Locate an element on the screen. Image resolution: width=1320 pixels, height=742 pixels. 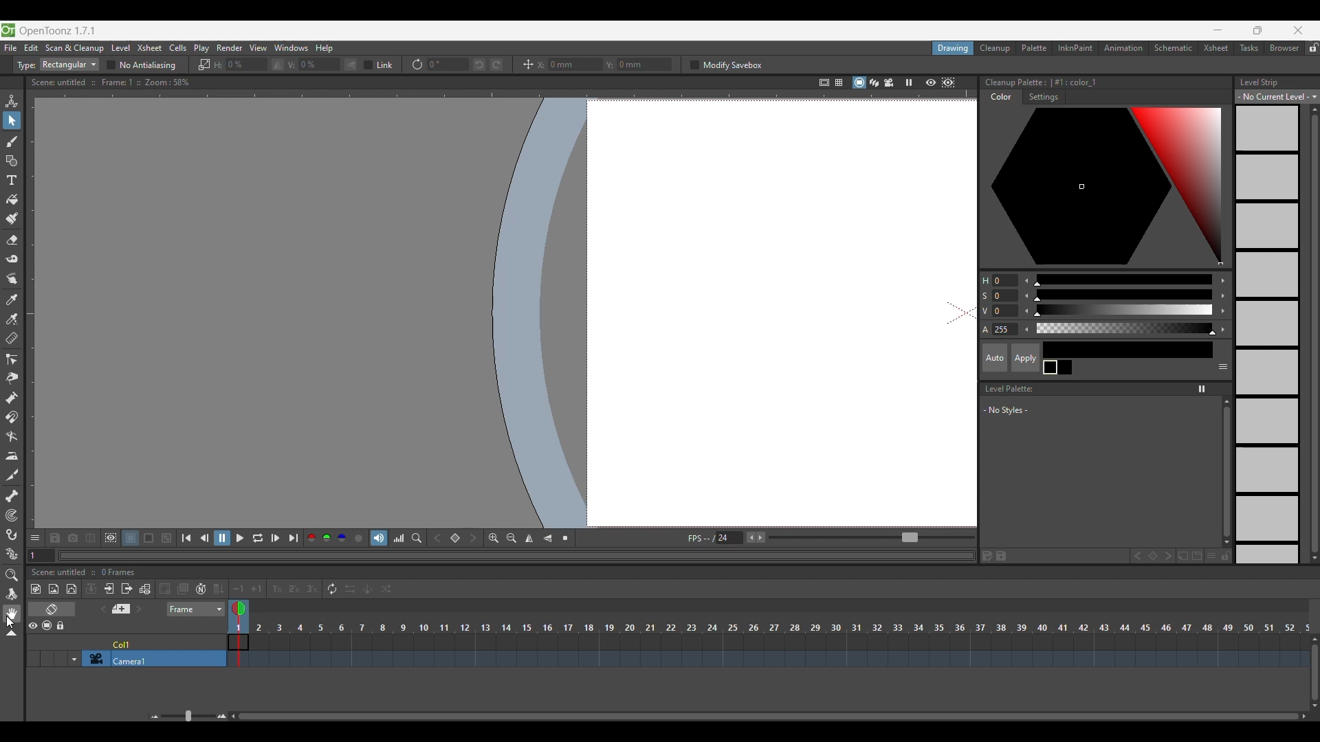
Preview visibility toggle all is located at coordinates (31, 625).